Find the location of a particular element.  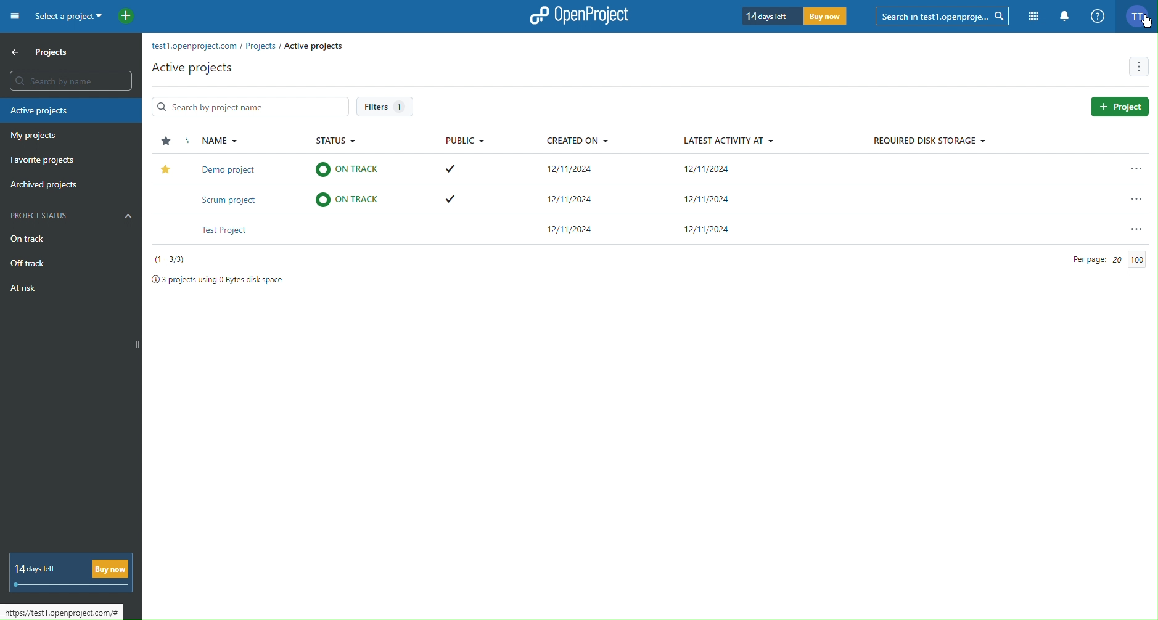

Project is located at coordinates (1119, 107).